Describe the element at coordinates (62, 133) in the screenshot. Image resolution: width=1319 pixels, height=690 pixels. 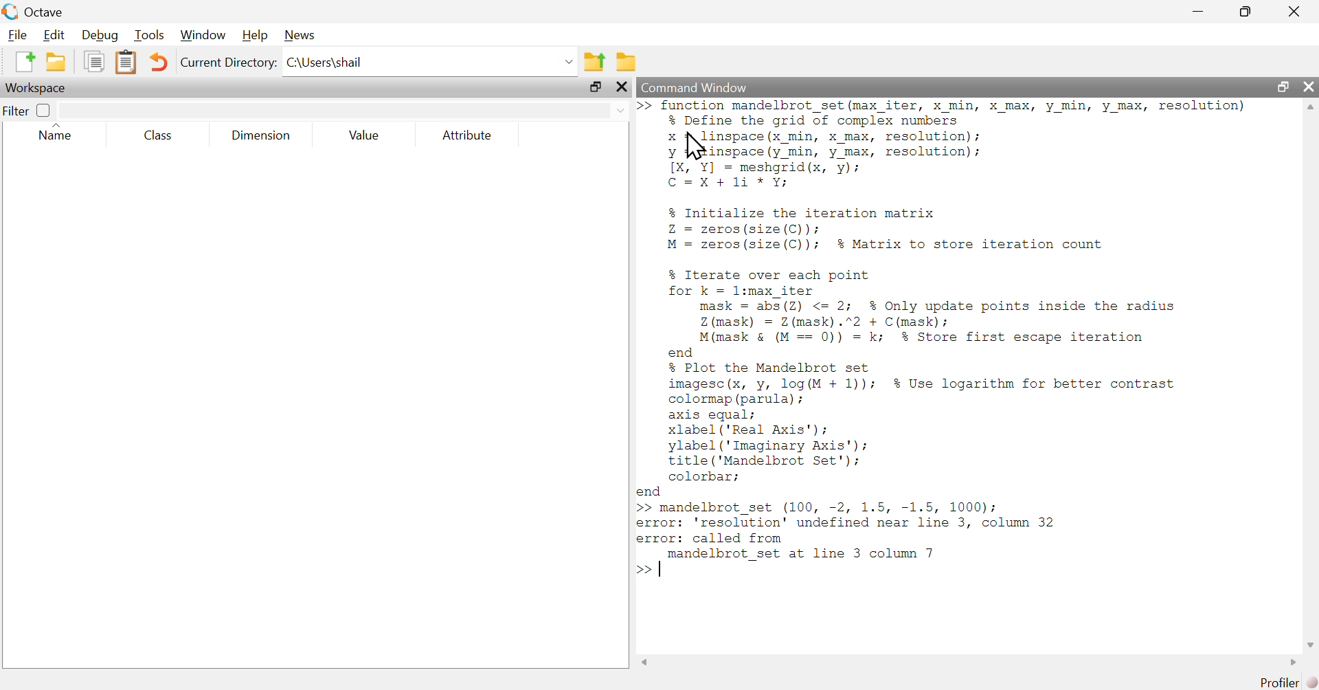
I see `Name` at that location.